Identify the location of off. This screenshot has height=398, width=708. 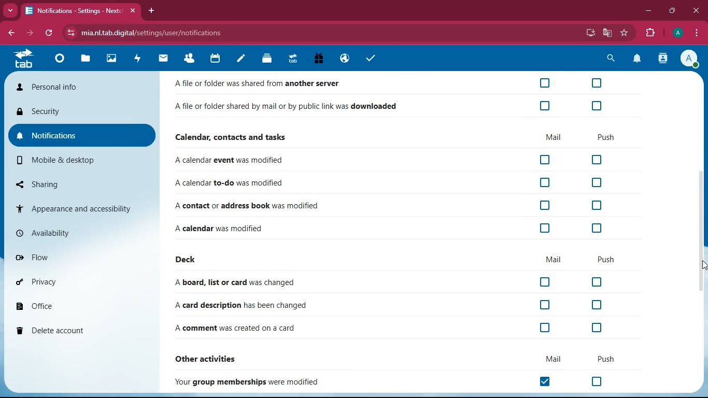
(544, 182).